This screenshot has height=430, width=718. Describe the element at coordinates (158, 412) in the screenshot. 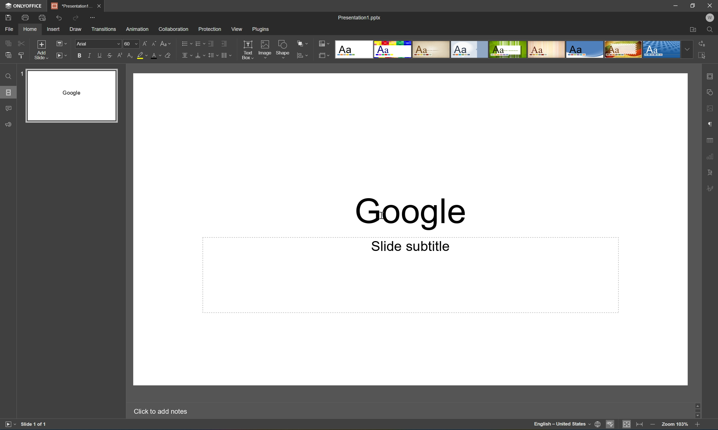

I see `Click to add notes` at that location.